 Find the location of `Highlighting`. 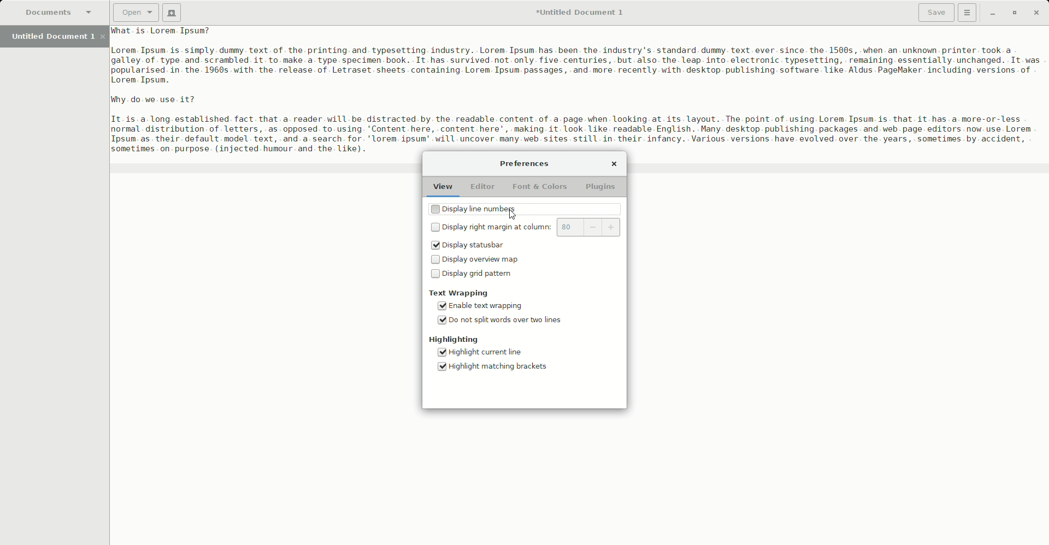

Highlighting is located at coordinates (455, 340).